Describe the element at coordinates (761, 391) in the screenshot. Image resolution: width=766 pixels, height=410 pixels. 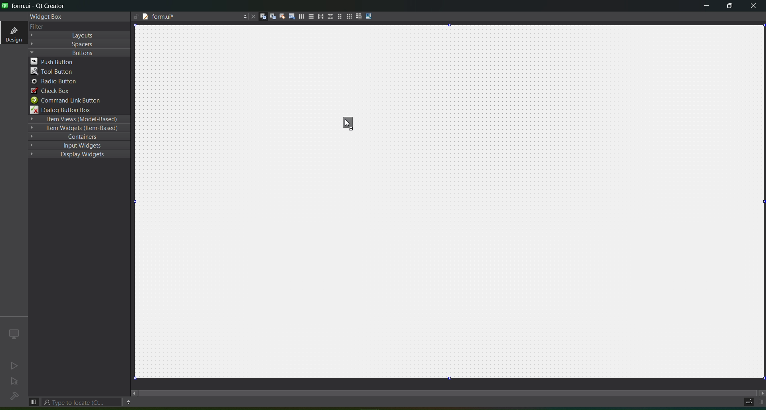
I see `move right` at that location.